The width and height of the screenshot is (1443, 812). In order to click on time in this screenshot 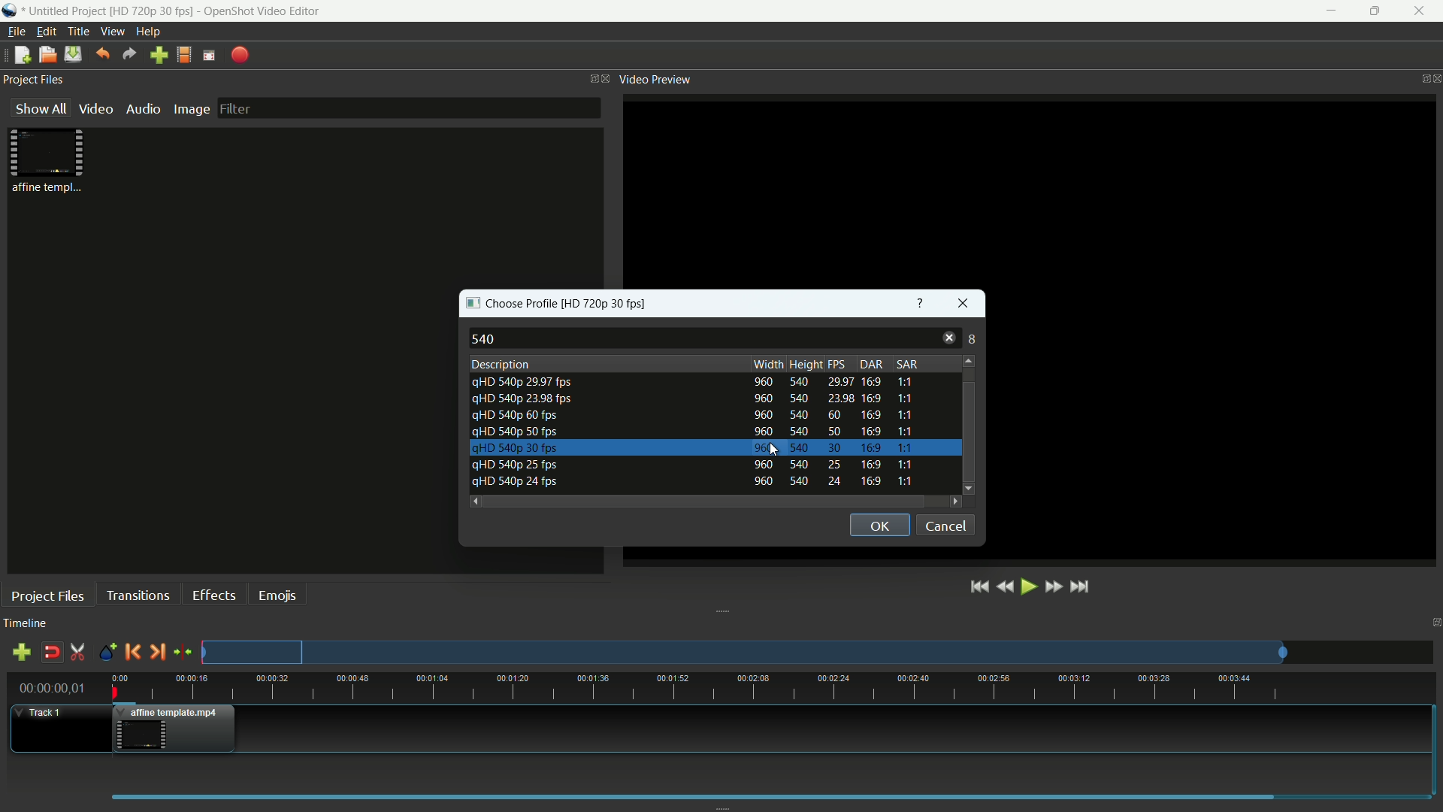, I will do `click(774, 686)`.